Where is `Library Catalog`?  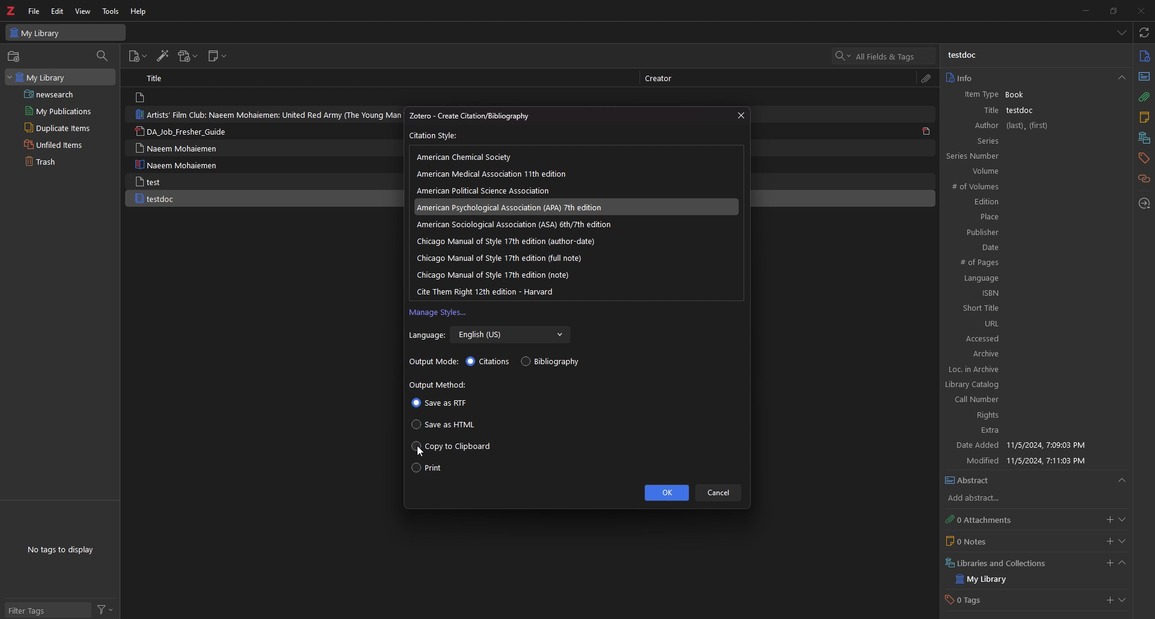 Library Catalog is located at coordinates (1025, 383).